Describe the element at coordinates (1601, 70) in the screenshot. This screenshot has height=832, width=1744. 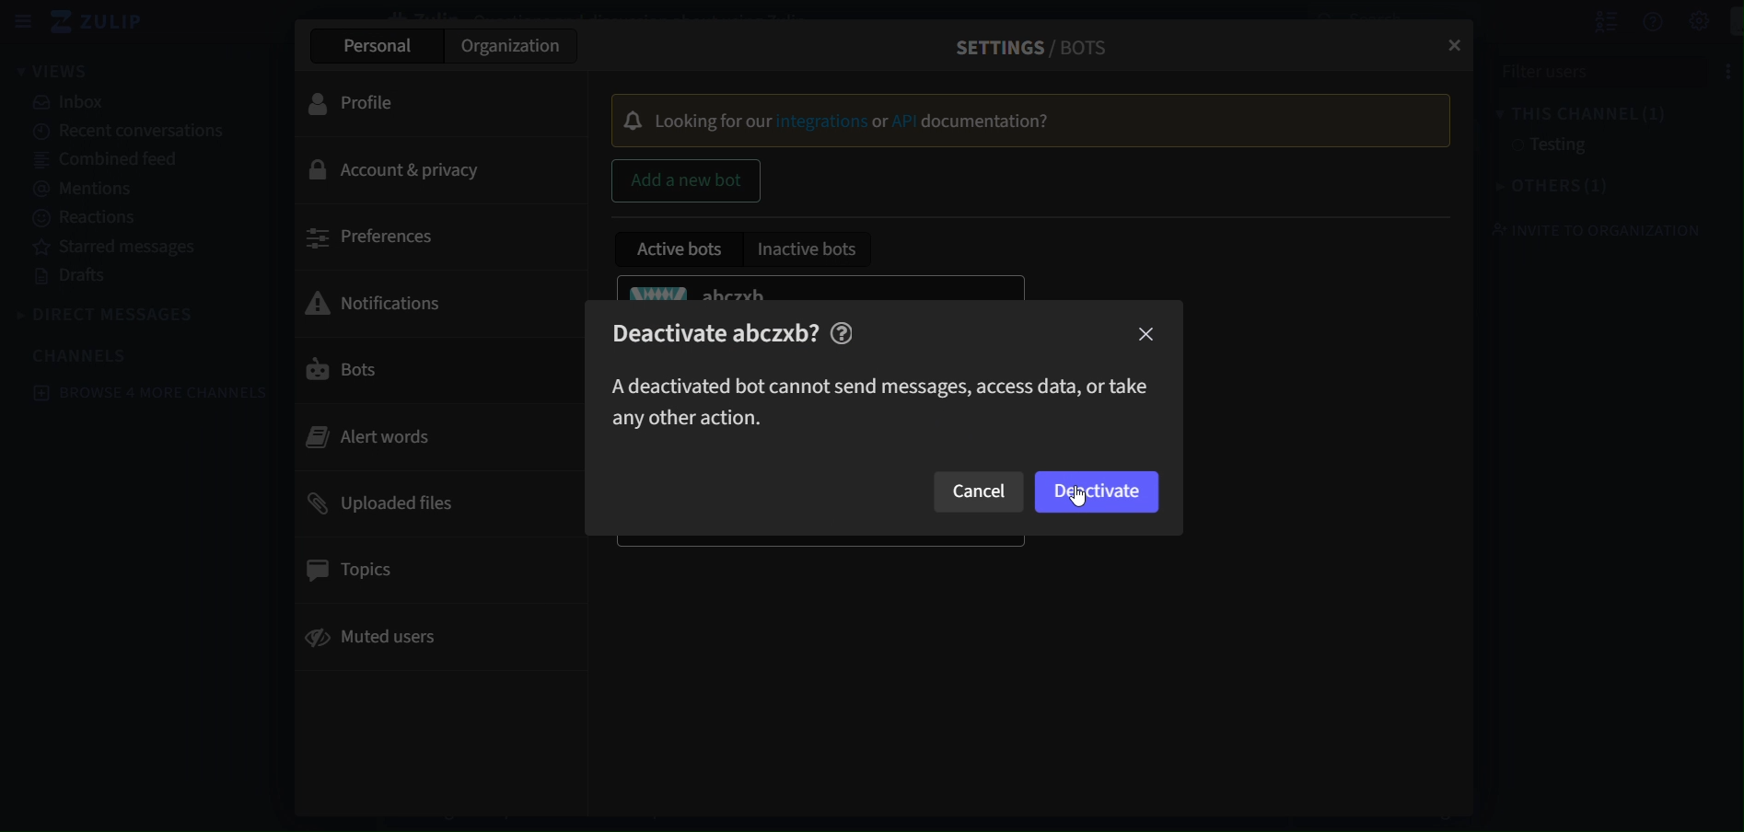
I see `filter users` at that location.